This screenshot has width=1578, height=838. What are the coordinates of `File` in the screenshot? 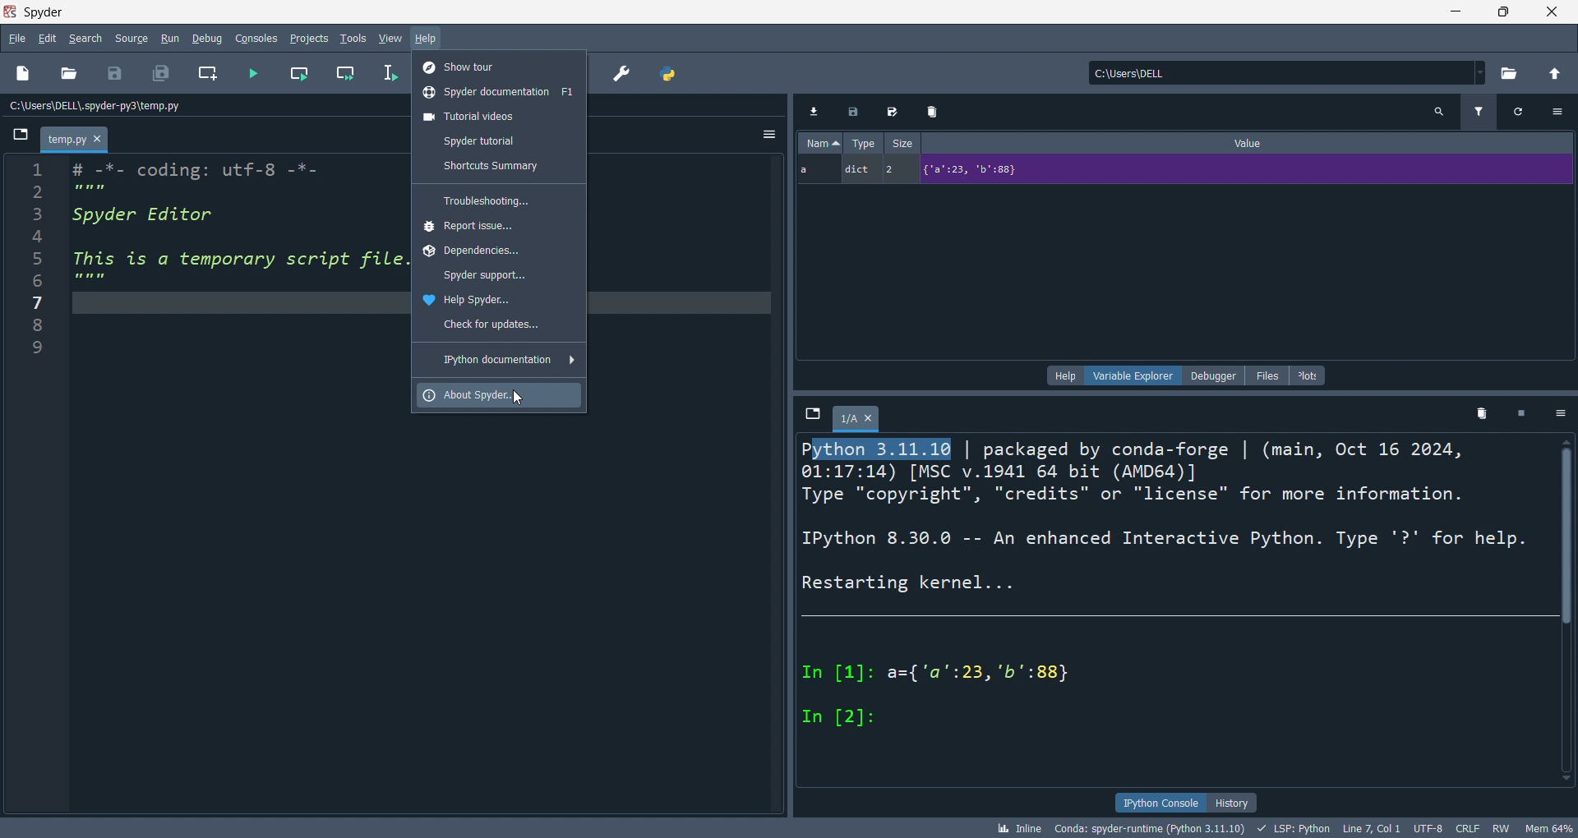 It's located at (813, 413).